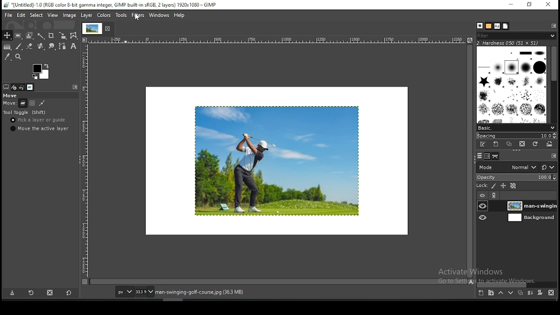  Describe the element at coordinates (471, 161) in the screenshot. I see `scroll bar` at that location.